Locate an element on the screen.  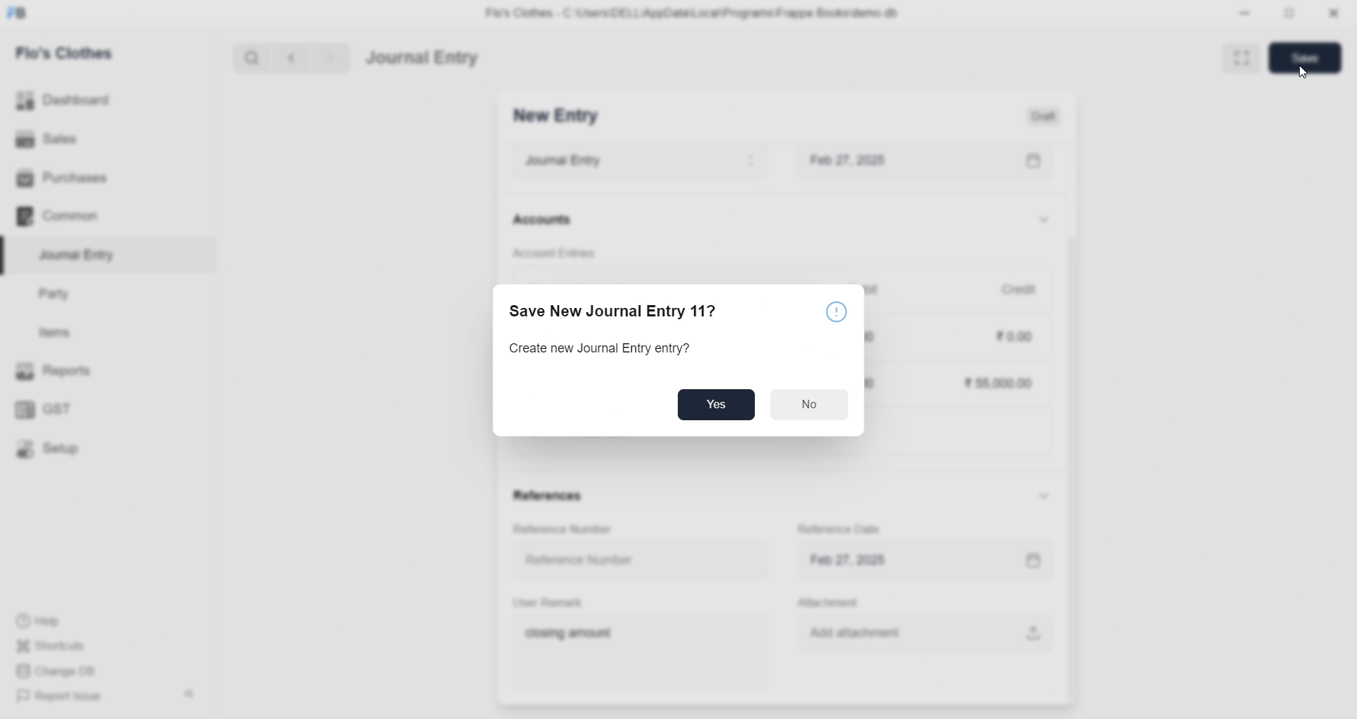
Notice is located at coordinates (838, 314).